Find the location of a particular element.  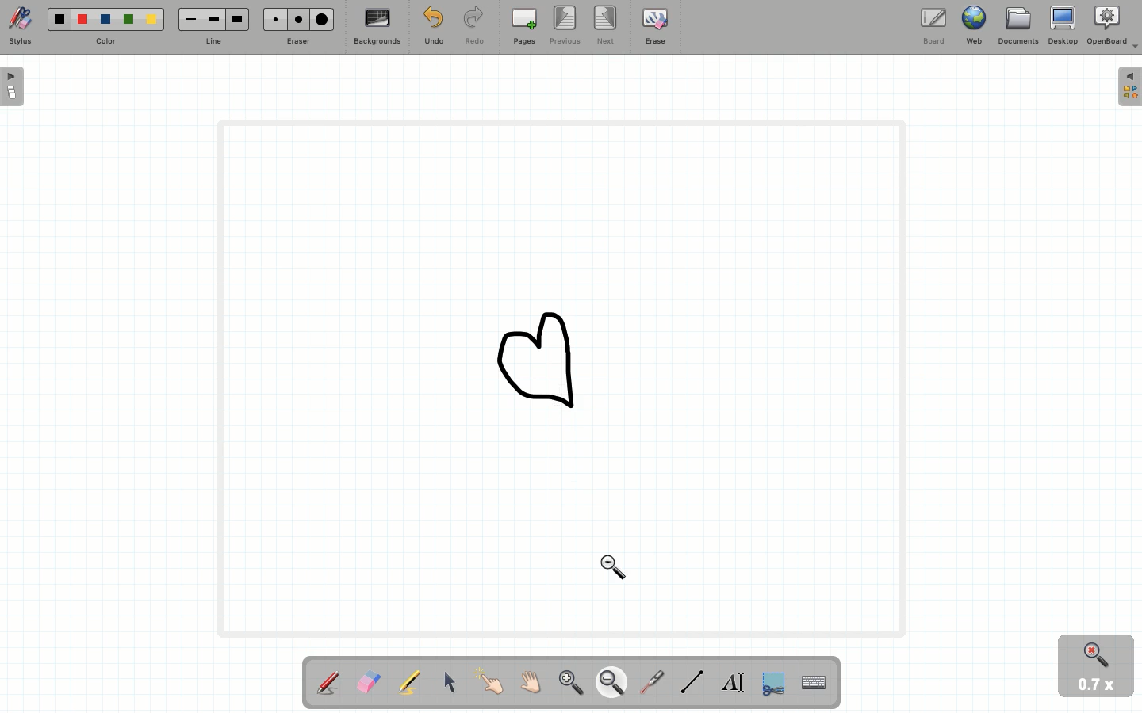

Mouse is located at coordinates (450, 684).